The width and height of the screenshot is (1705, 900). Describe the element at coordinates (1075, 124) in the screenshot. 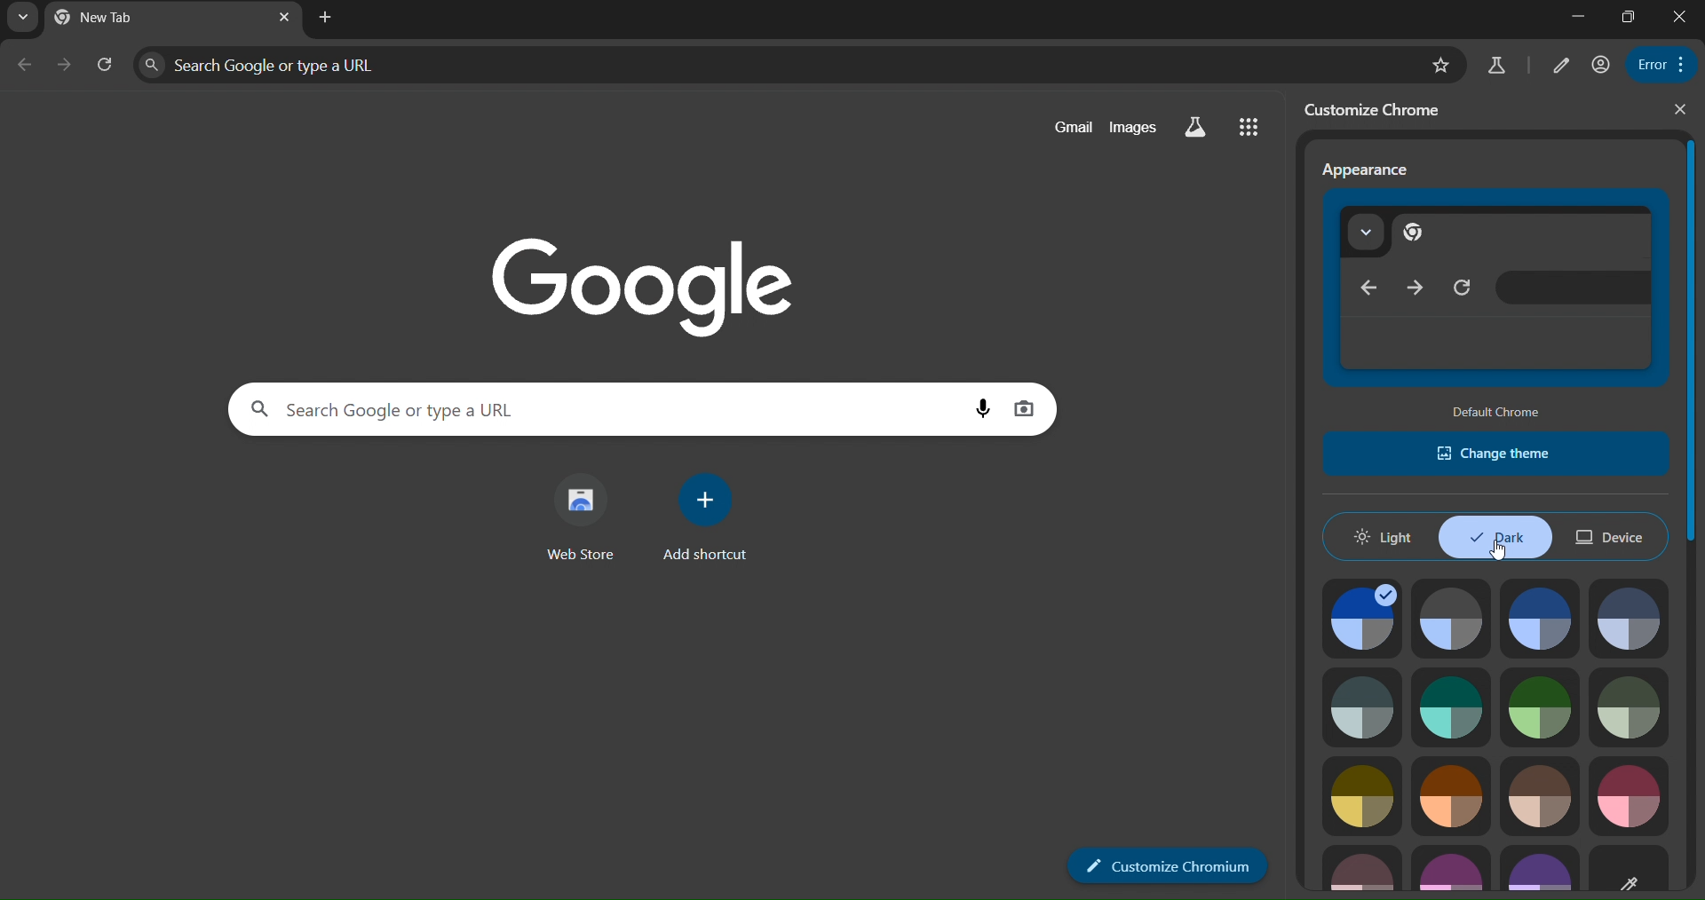

I see `gmail` at that location.